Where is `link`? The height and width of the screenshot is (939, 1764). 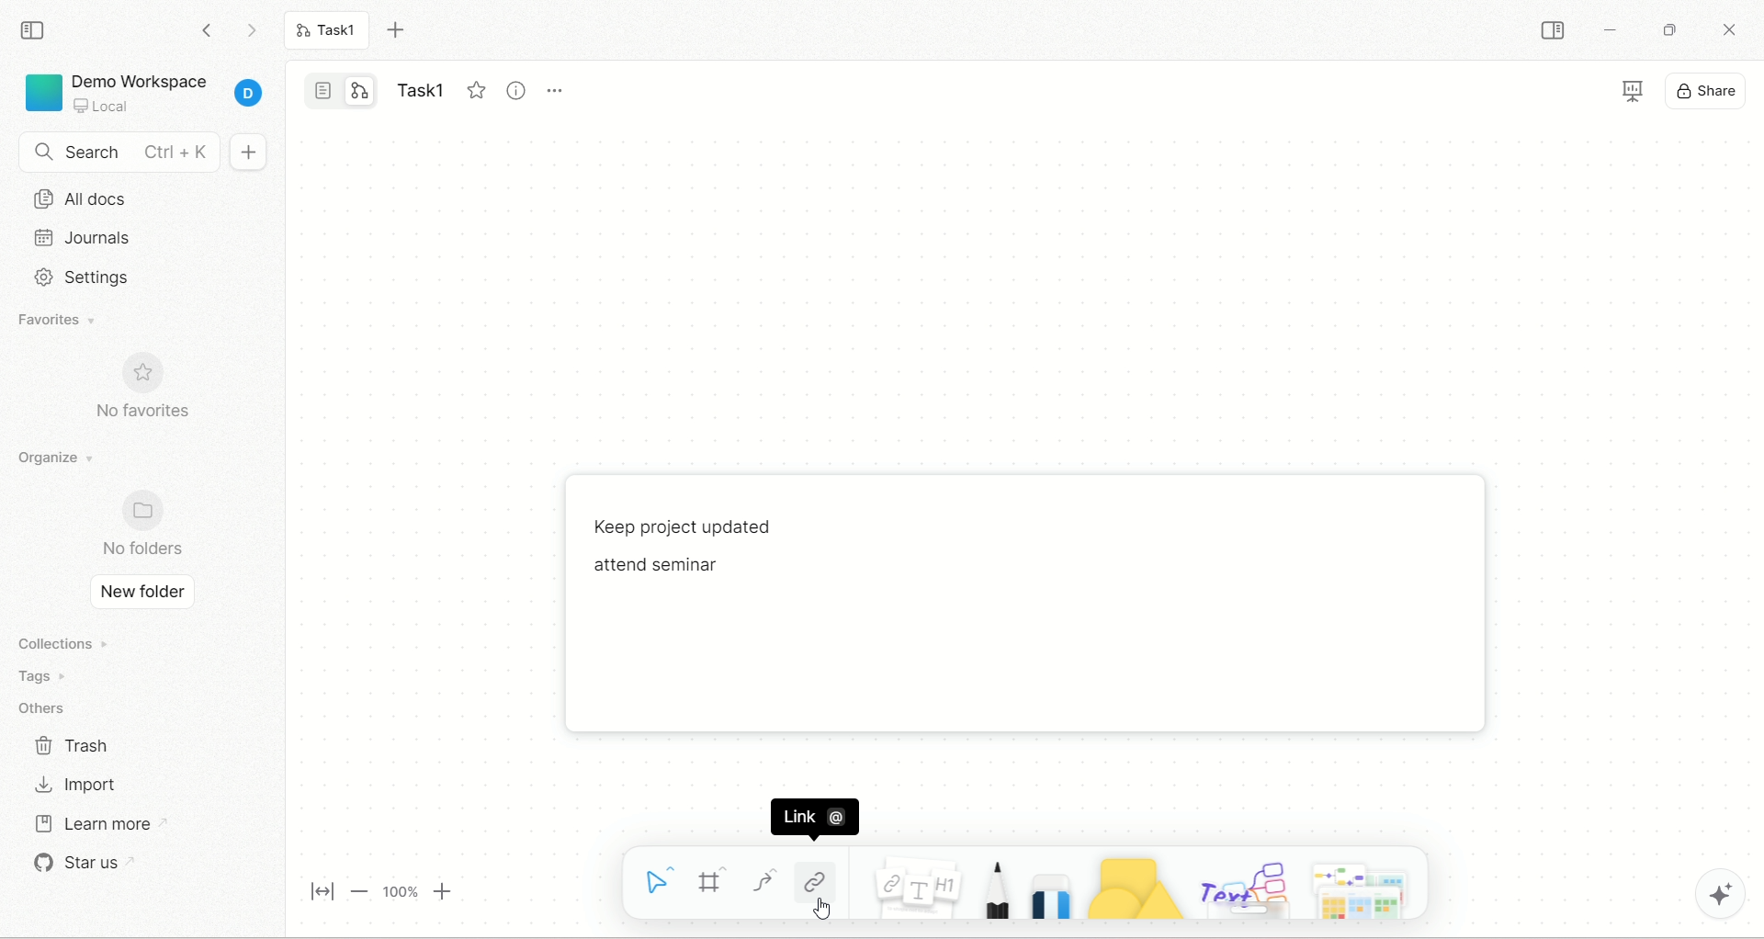
link is located at coordinates (815, 877).